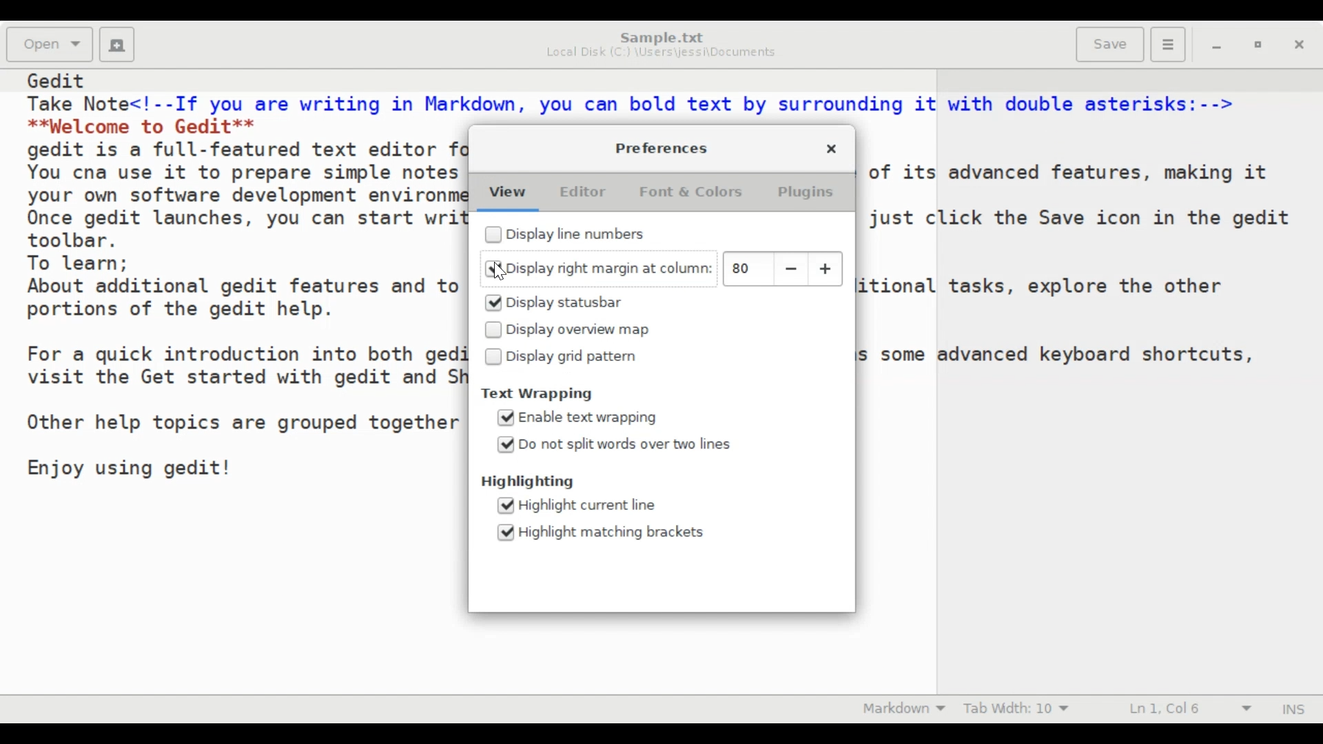 The height and width of the screenshot is (744, 1323). Describe the element at coordinates (904, 708) in the screenshot. I see `Highlight mode: Markdown` at that location.